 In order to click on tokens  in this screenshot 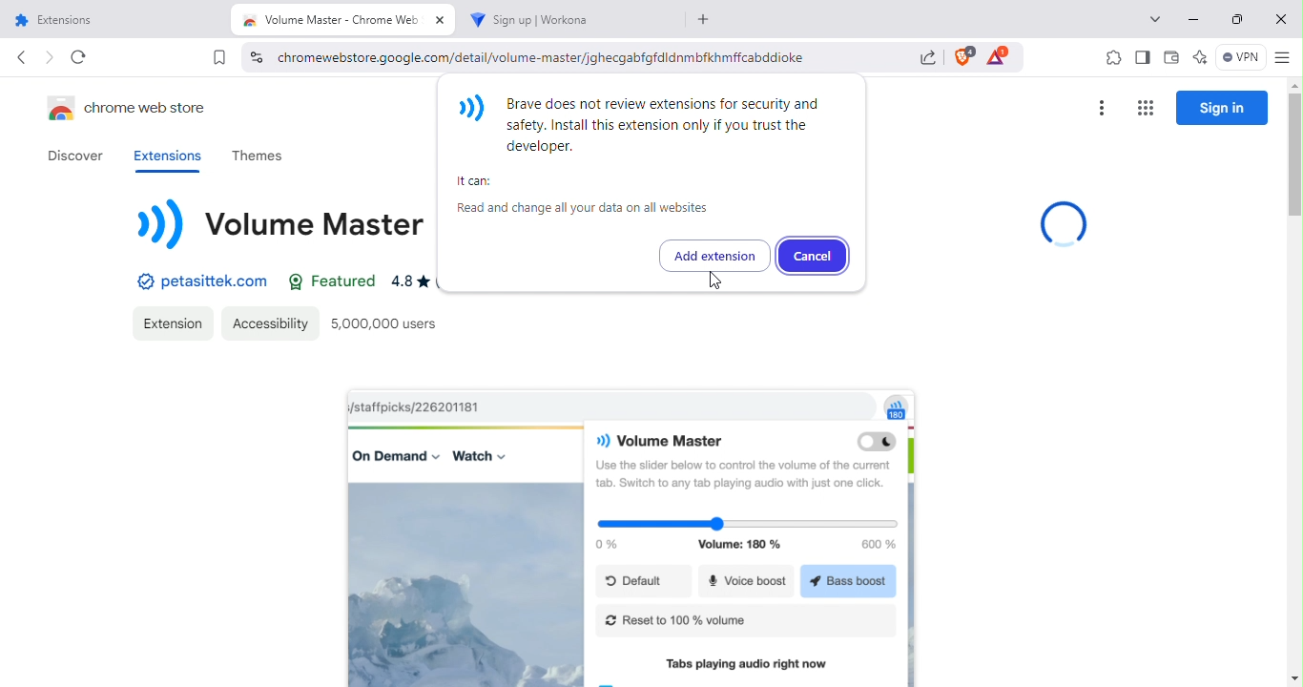, I will do `click(1002, 56)`.